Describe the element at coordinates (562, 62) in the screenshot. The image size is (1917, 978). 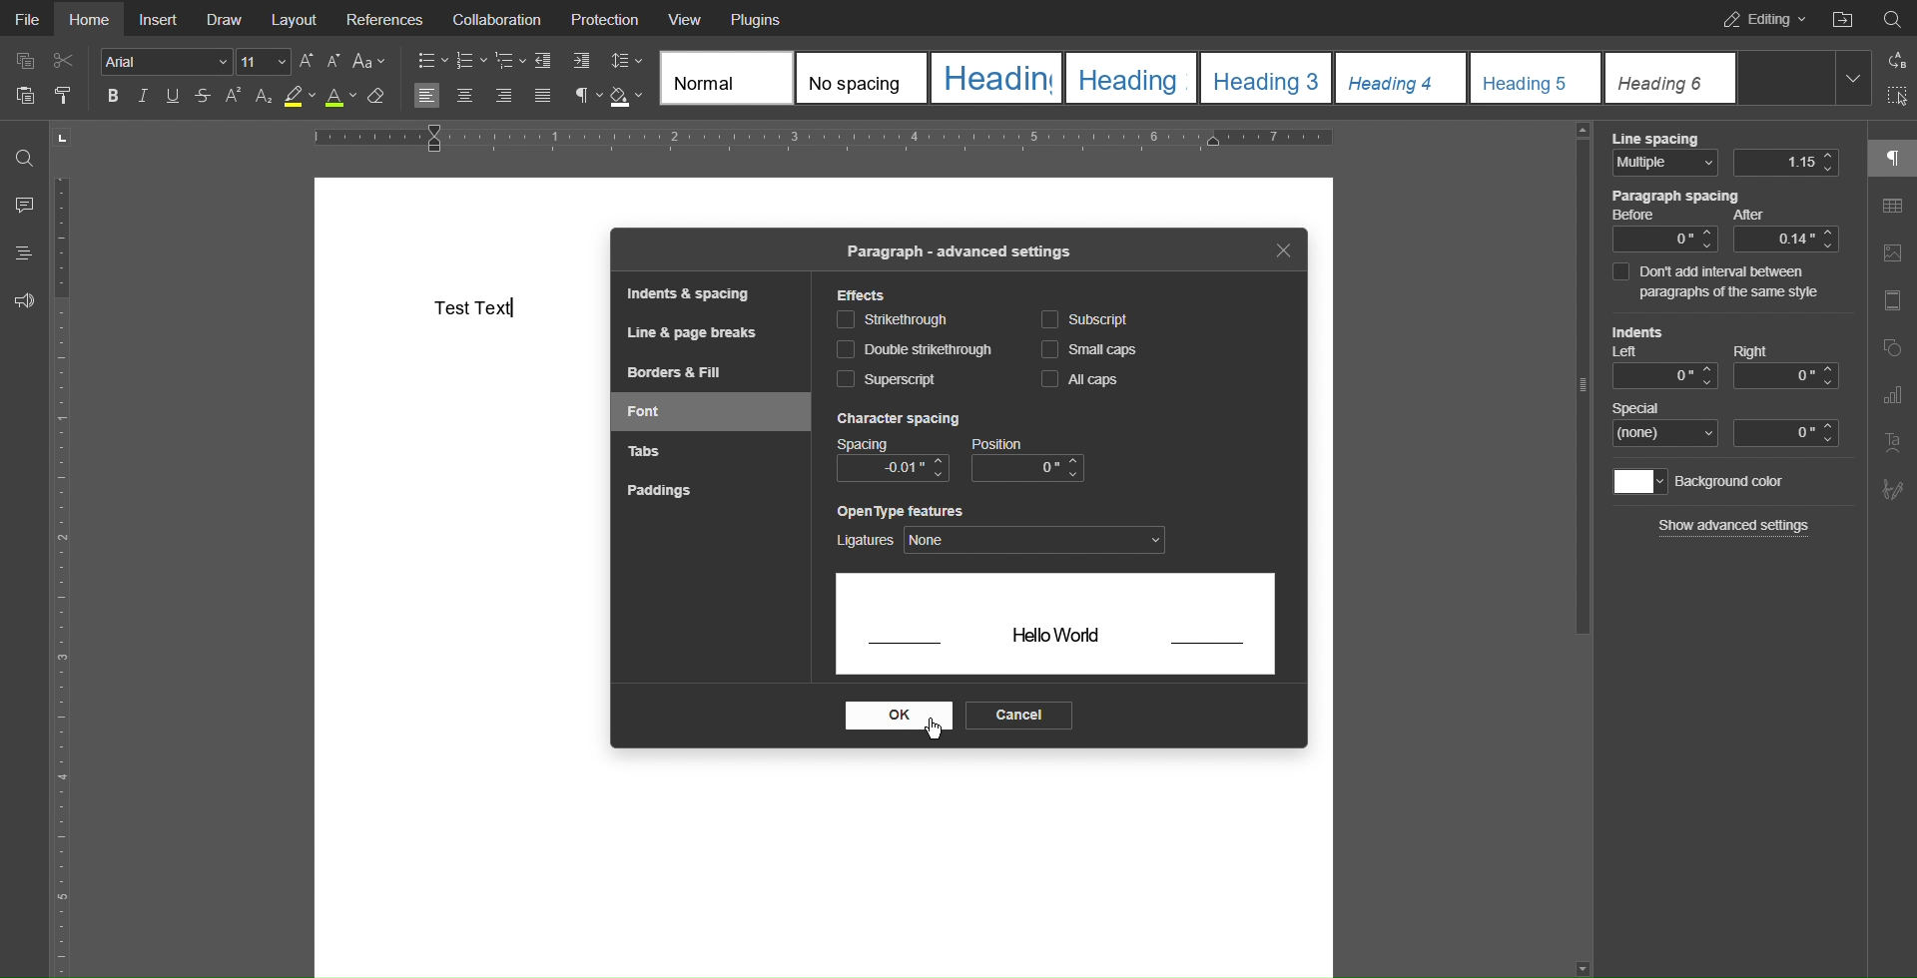
I see `Indents` at that location.